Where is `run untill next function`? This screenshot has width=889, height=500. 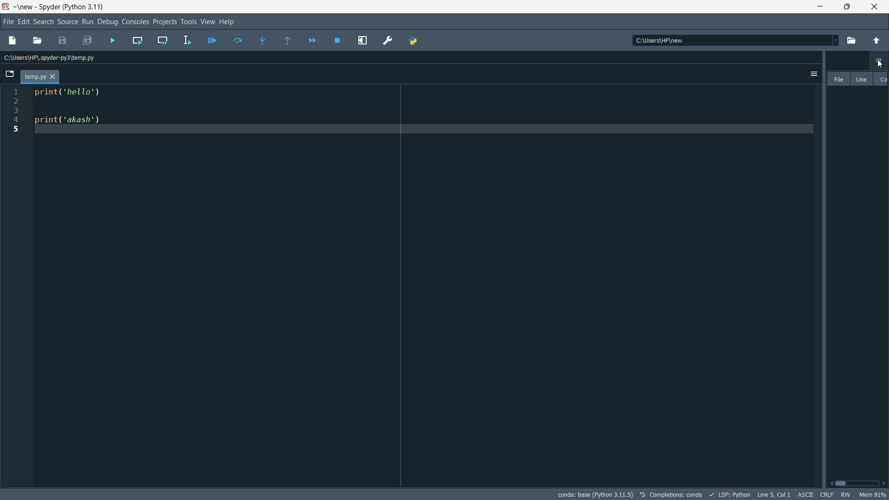
run untill next function is located at coordinates (286, 40).